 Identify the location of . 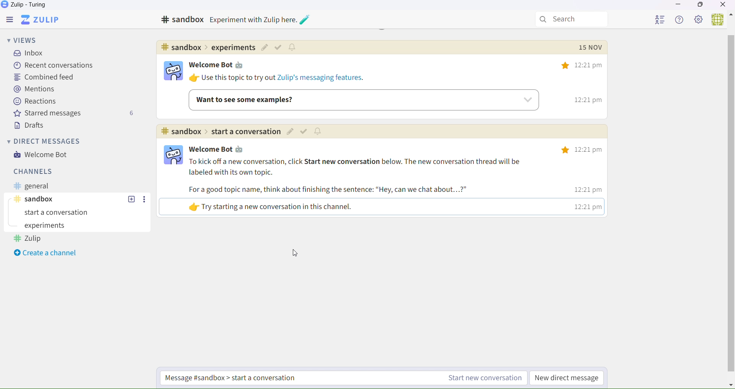
(145, 199).